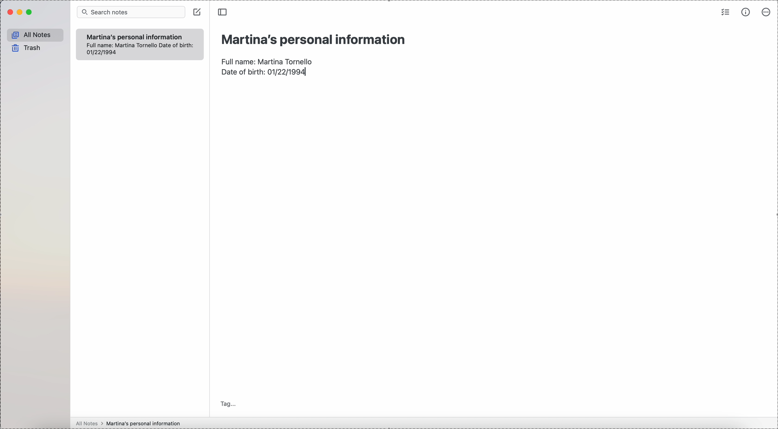 This screenshot has height=429, width=778. Describe the element at coordinates (747, 12) in the screenshot. I see `metrics` at that location.